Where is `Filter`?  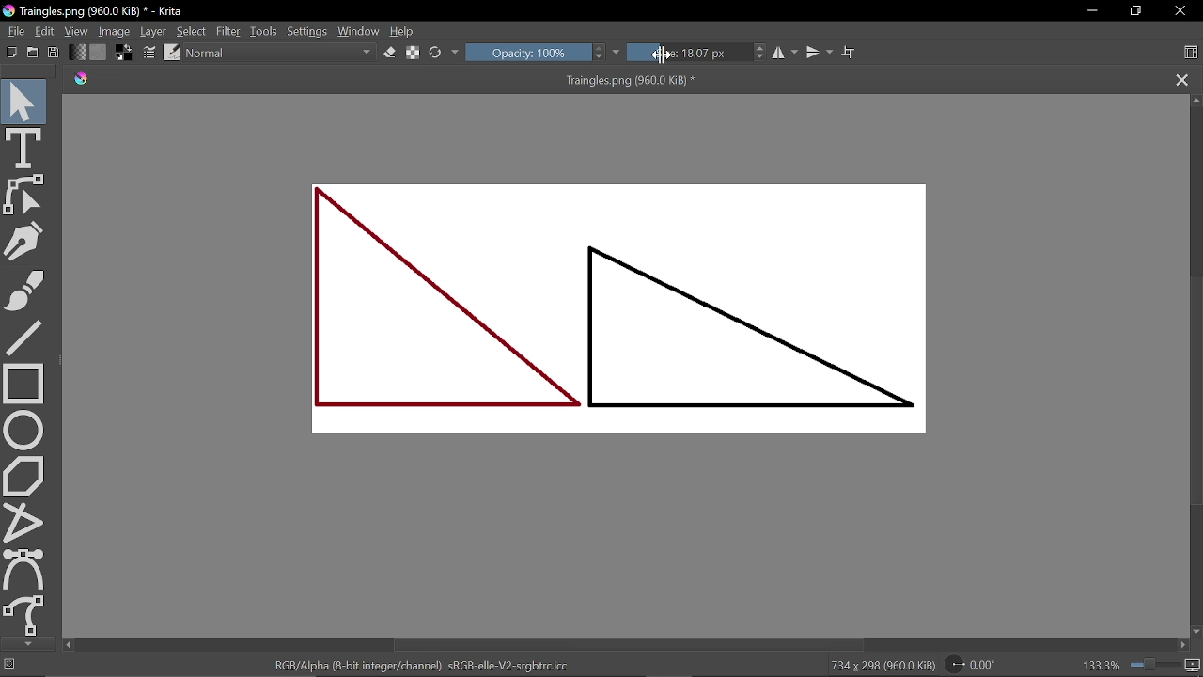
Filter is located at coordinates (230, 31).